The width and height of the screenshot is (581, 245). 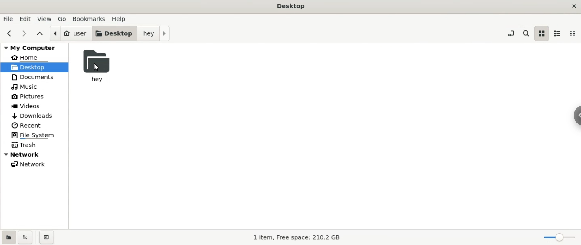 I want to click on close, so click(x=573, y=6).